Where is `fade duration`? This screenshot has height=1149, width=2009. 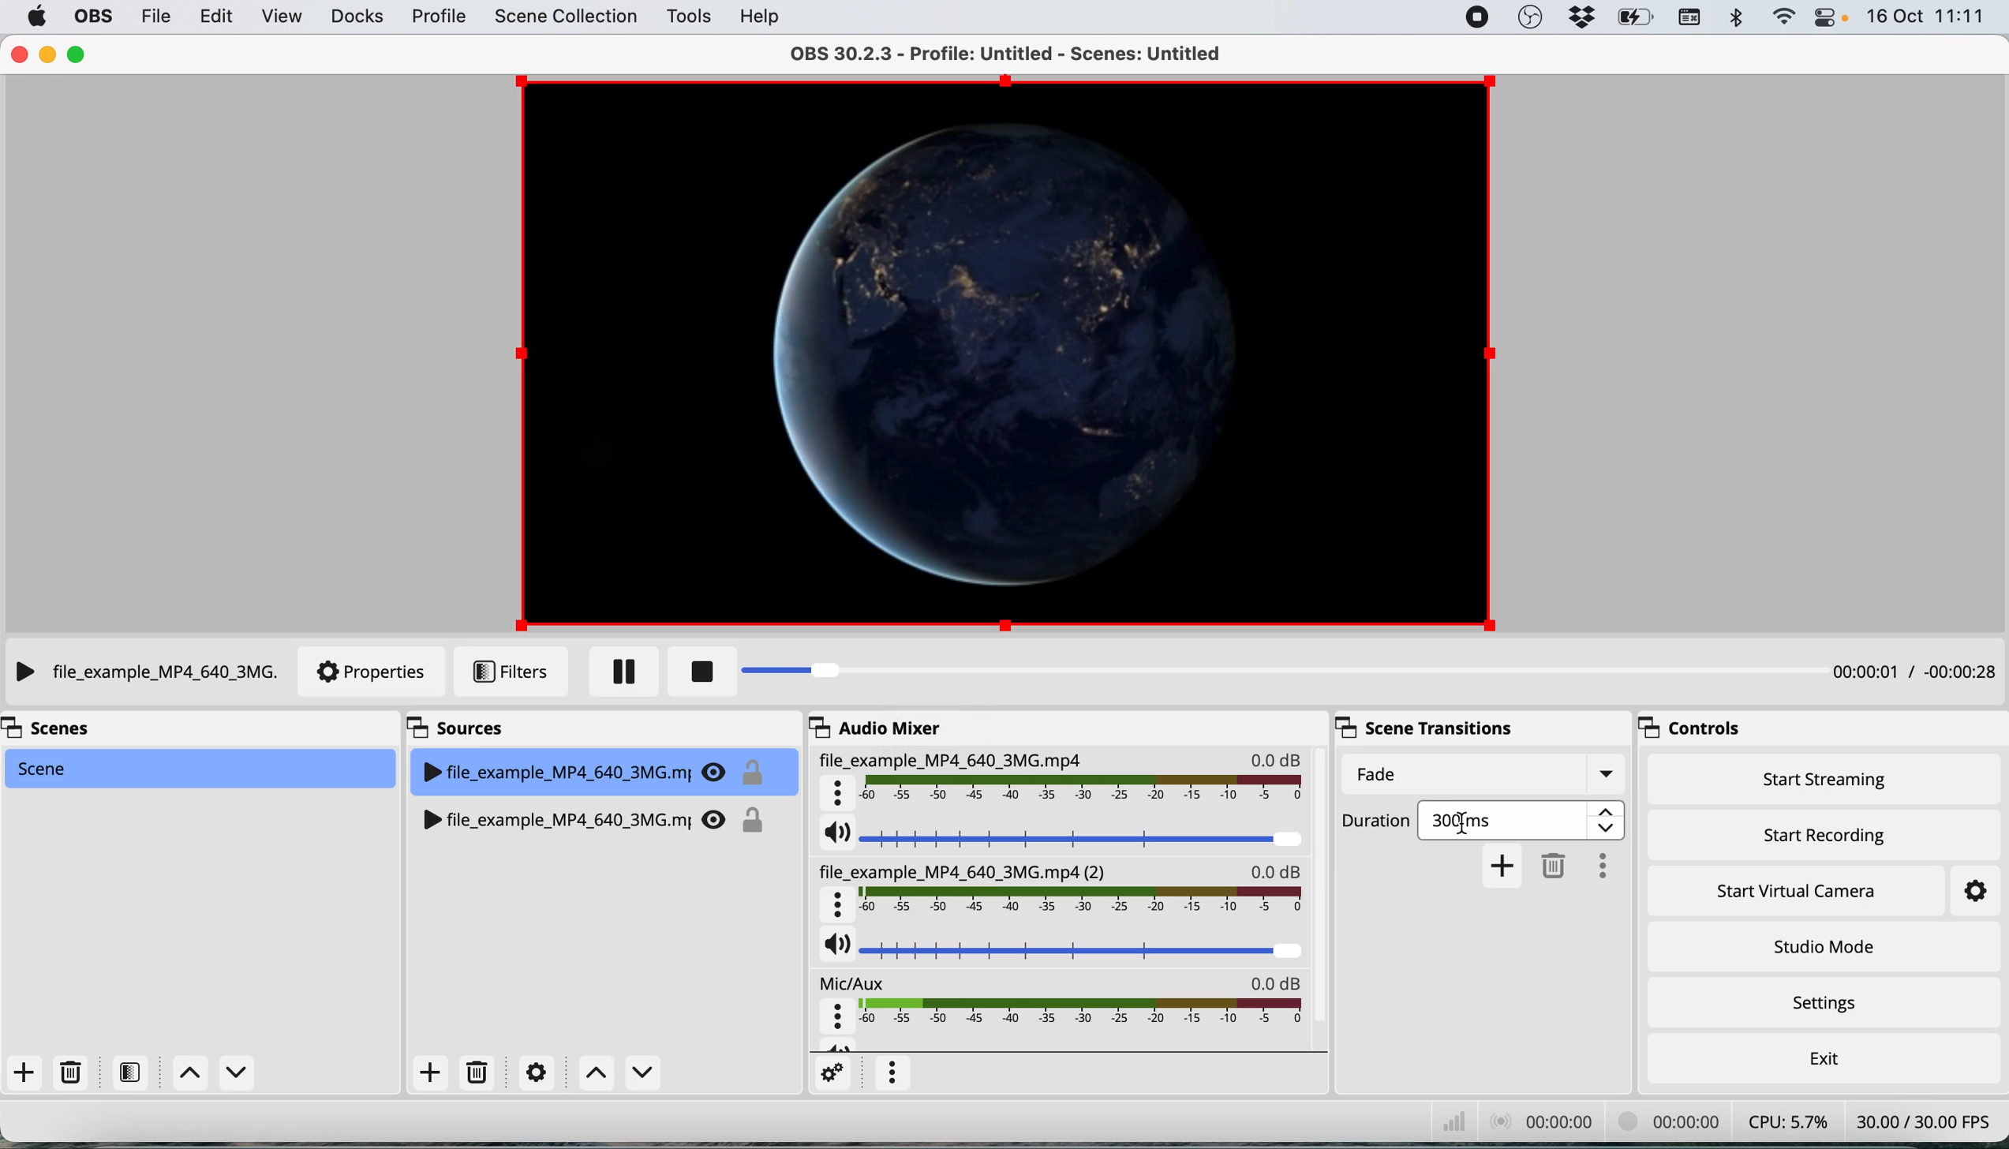 fade duration is located at coordinates (1483, 821).